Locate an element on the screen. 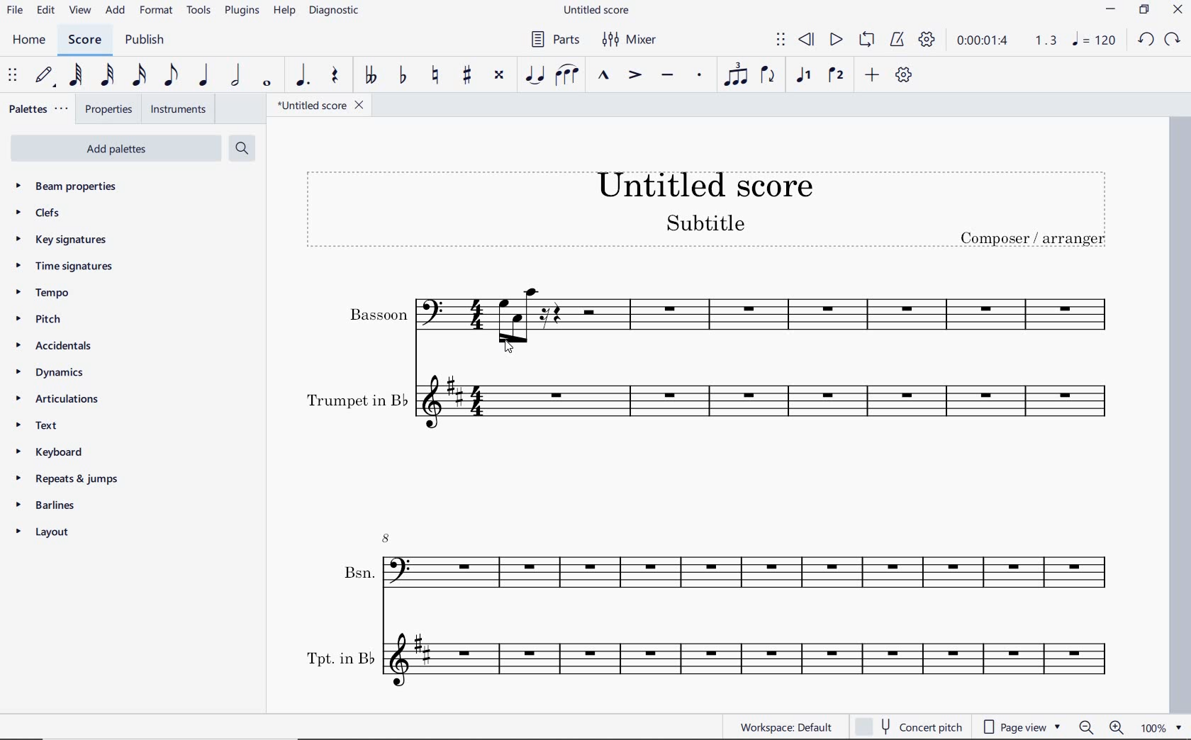 The image size is (1191, 740). toggle flat is located at coordinates (404, 74).